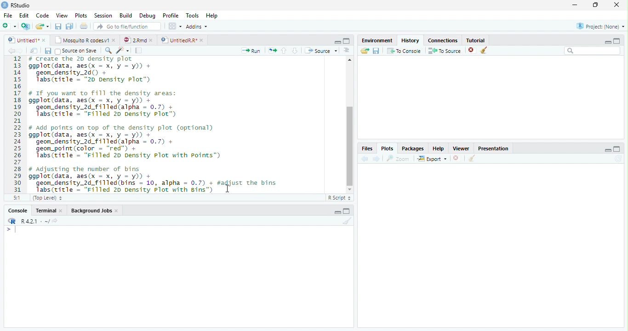 Image resolution: width=628 pixels, height=331 pixels. What do you see at coordinates (347, 40) in the screenshot?
I see `maximize` at bounding box center [347, 40].